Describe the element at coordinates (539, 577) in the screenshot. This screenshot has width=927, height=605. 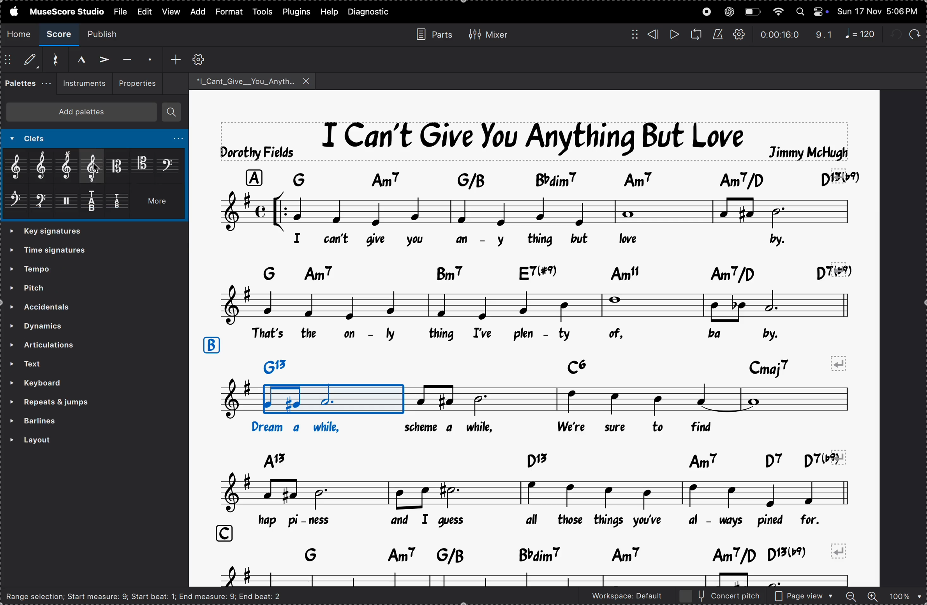
I see `notes` at that location.